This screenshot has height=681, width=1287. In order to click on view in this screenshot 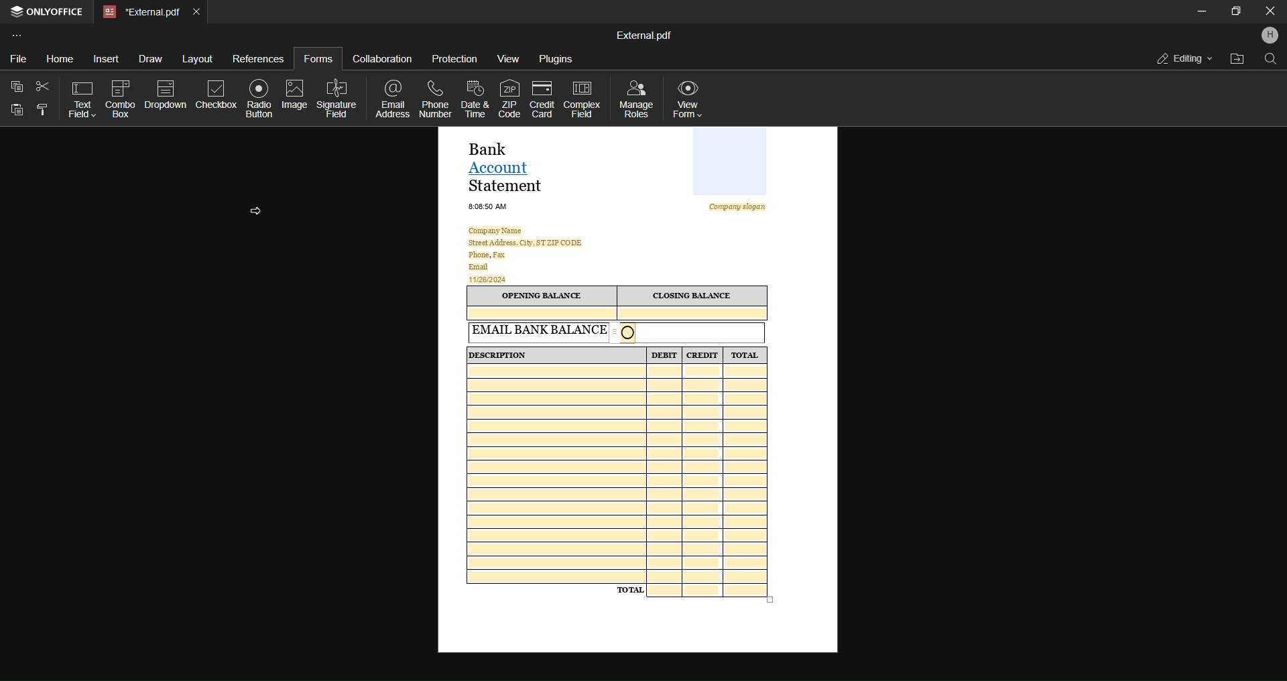, I will do `click(507, 59)`.